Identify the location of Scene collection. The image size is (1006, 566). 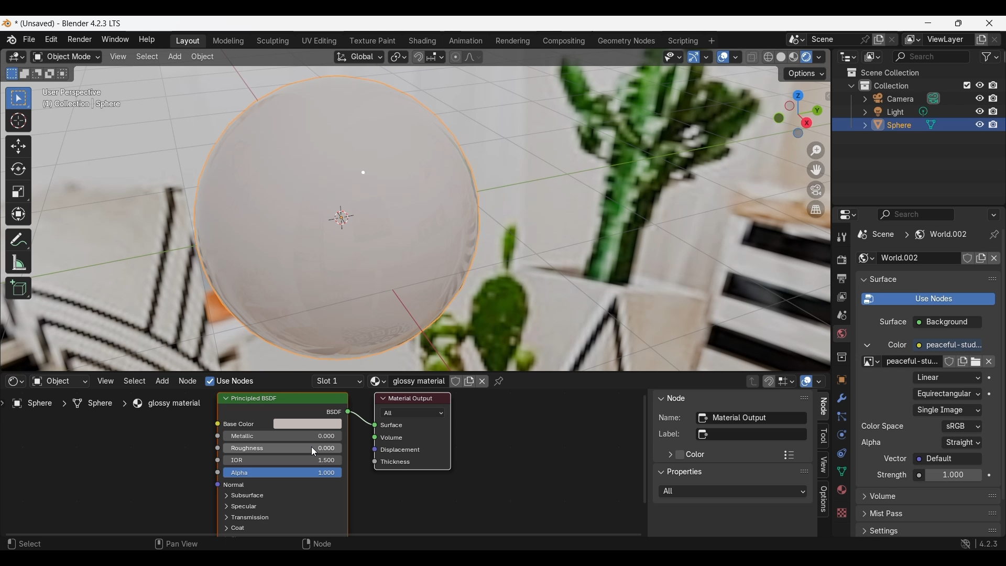
(917, 72).